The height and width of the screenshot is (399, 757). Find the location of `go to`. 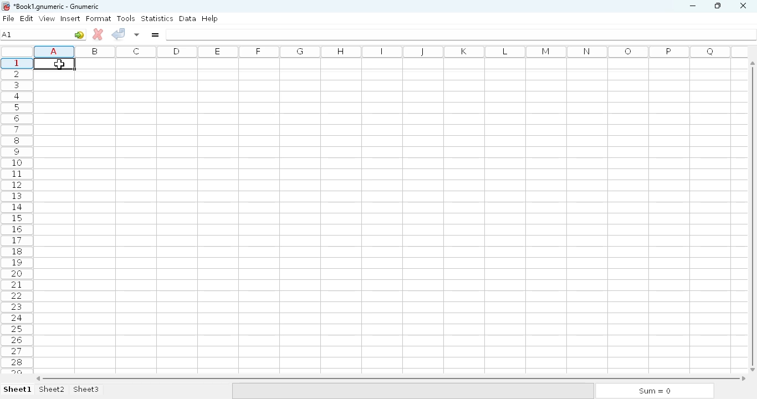

go to is located at coordinates (79, 34).